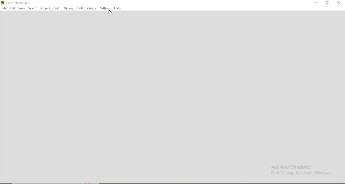 The height and width of the screenshot is (184, 345). Describe the element at coordinates (13, 8) in the screenshot. I see `Edit ` at that location.